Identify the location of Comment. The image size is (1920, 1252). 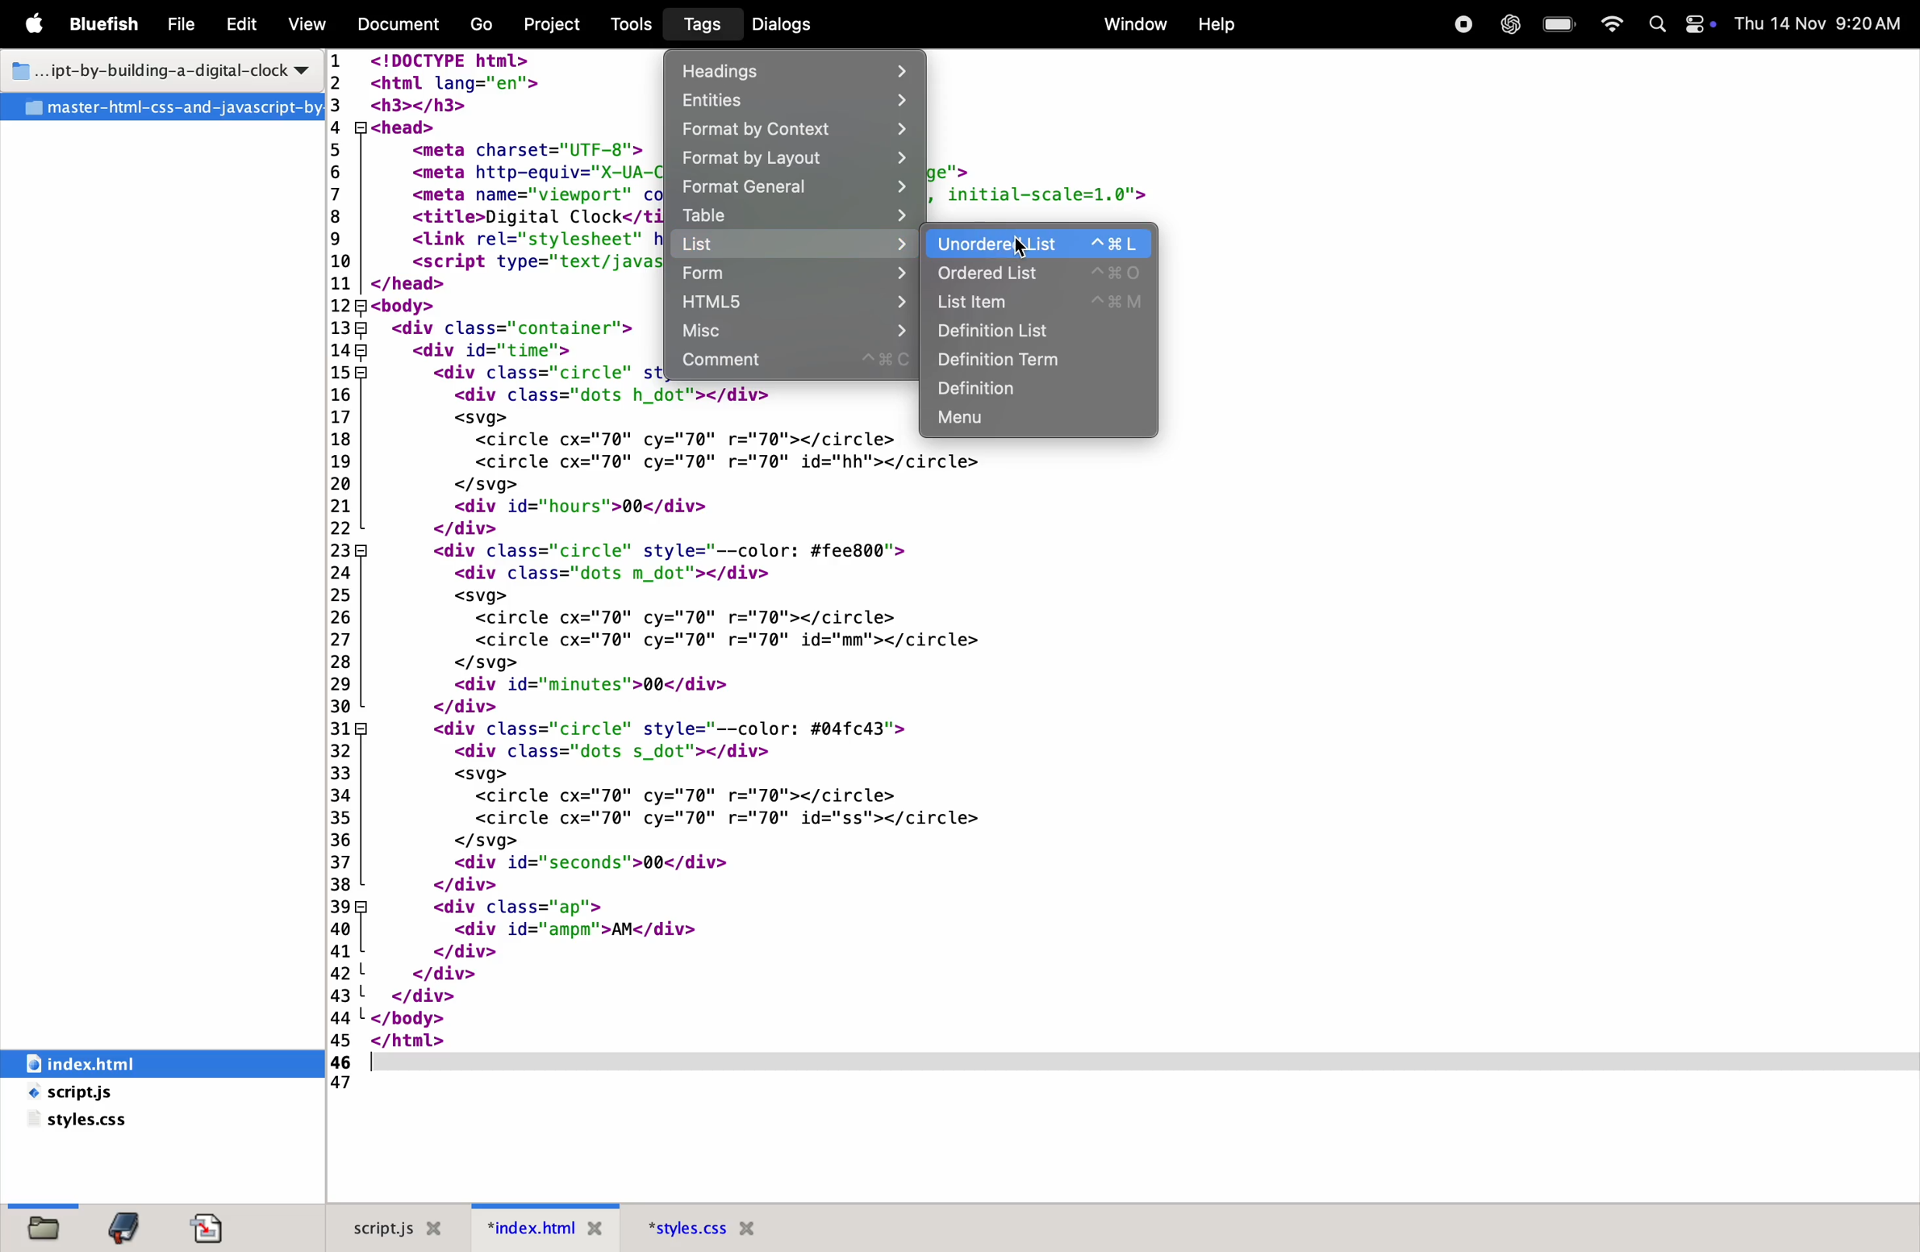
(795, 364).